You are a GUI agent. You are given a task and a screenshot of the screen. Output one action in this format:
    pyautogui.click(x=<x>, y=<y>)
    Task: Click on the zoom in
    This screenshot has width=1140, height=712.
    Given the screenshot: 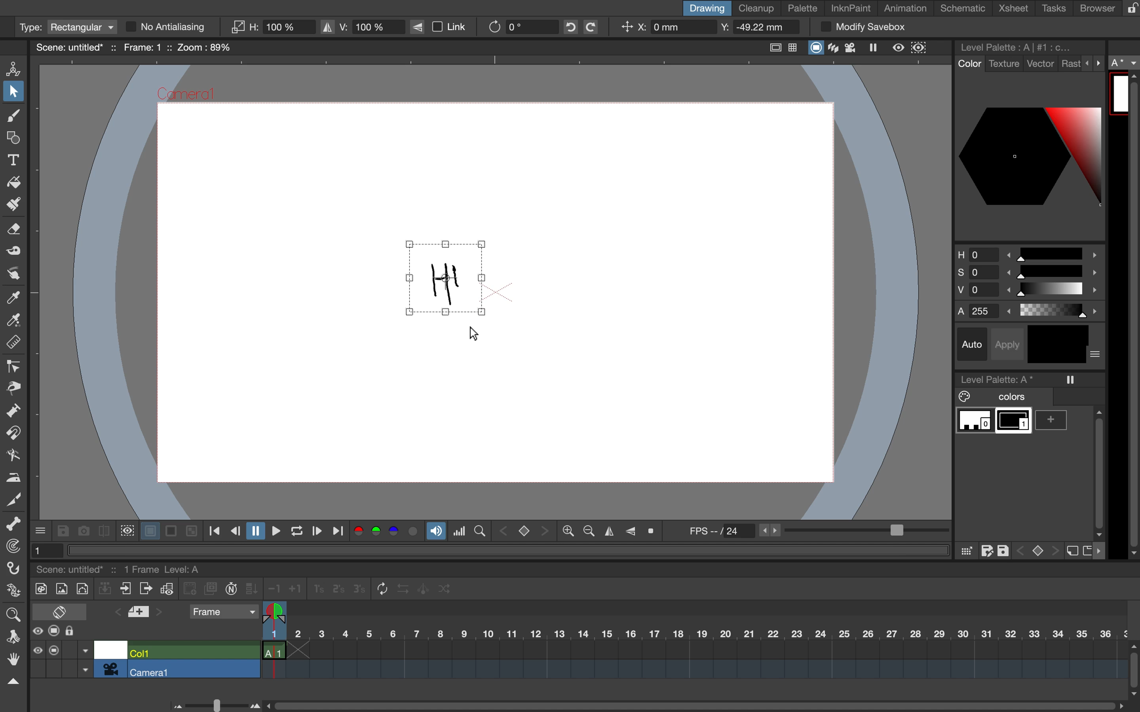 What is the action you would take?
    pyautogui.click(x=586, y=532)
    